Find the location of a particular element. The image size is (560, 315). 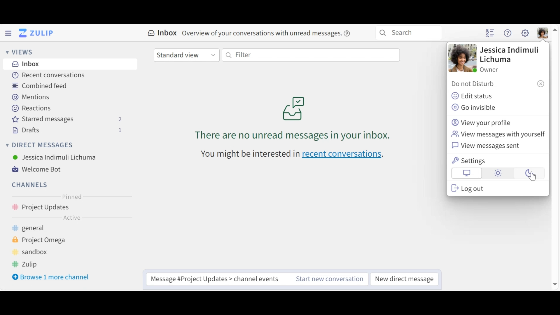

Dark theme is located at coordinates (528, 174).